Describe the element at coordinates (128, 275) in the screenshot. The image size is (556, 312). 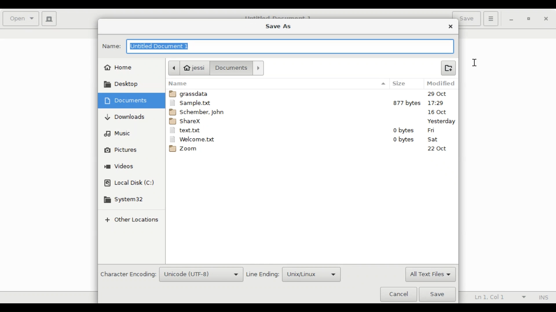
I see `Character Encoding` at that location.